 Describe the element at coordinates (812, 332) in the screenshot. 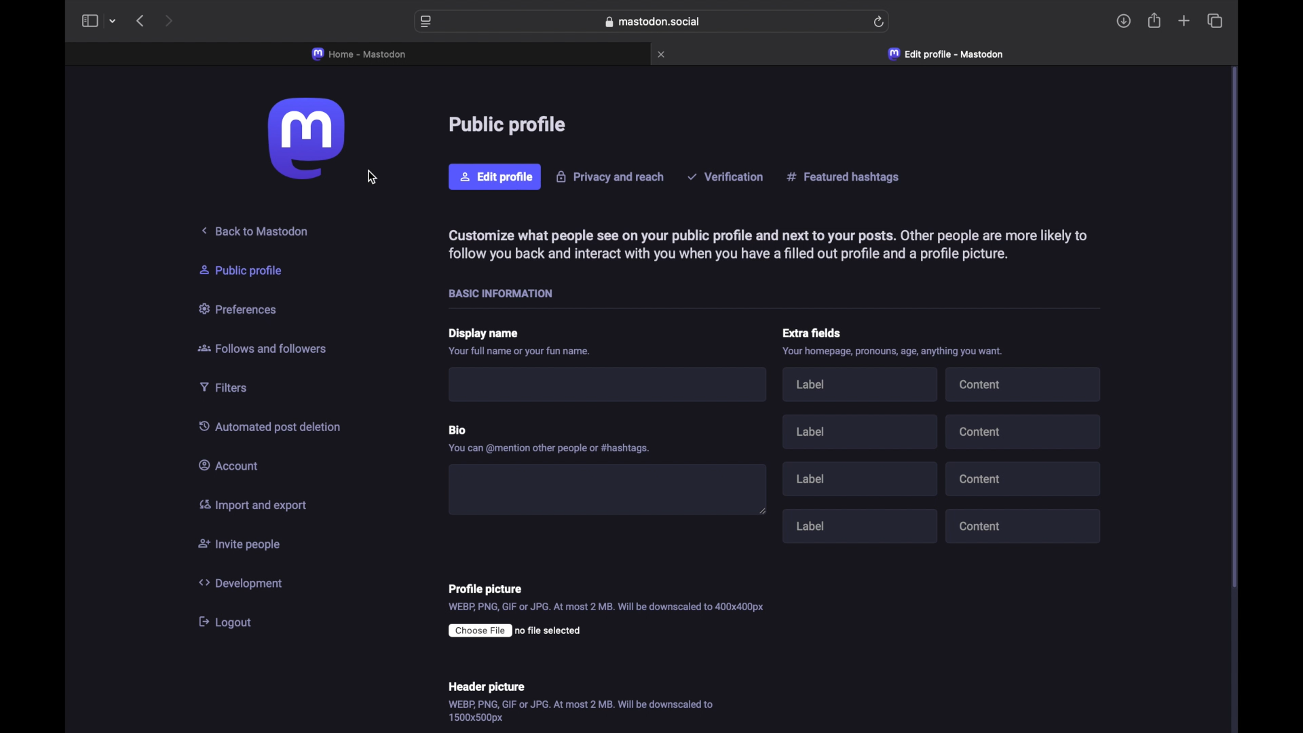

I see `extra fields` at that location.